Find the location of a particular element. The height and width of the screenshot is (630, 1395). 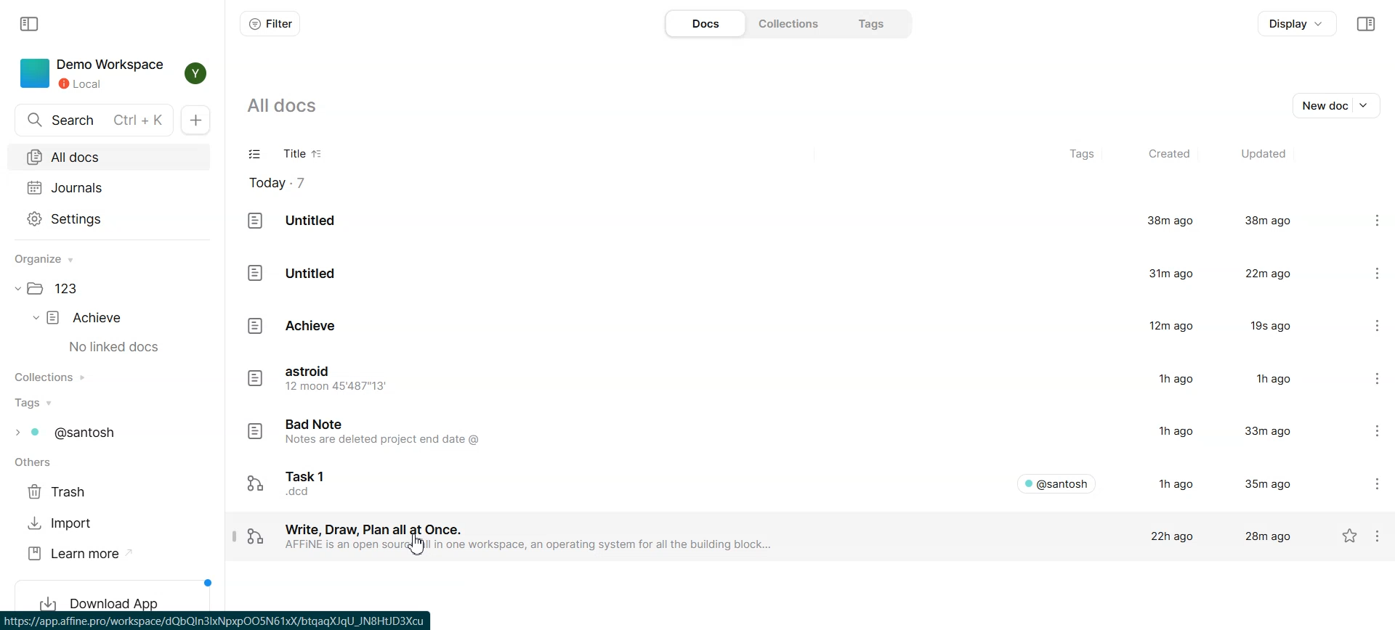

Tags is located at coordinates (1084, 155).